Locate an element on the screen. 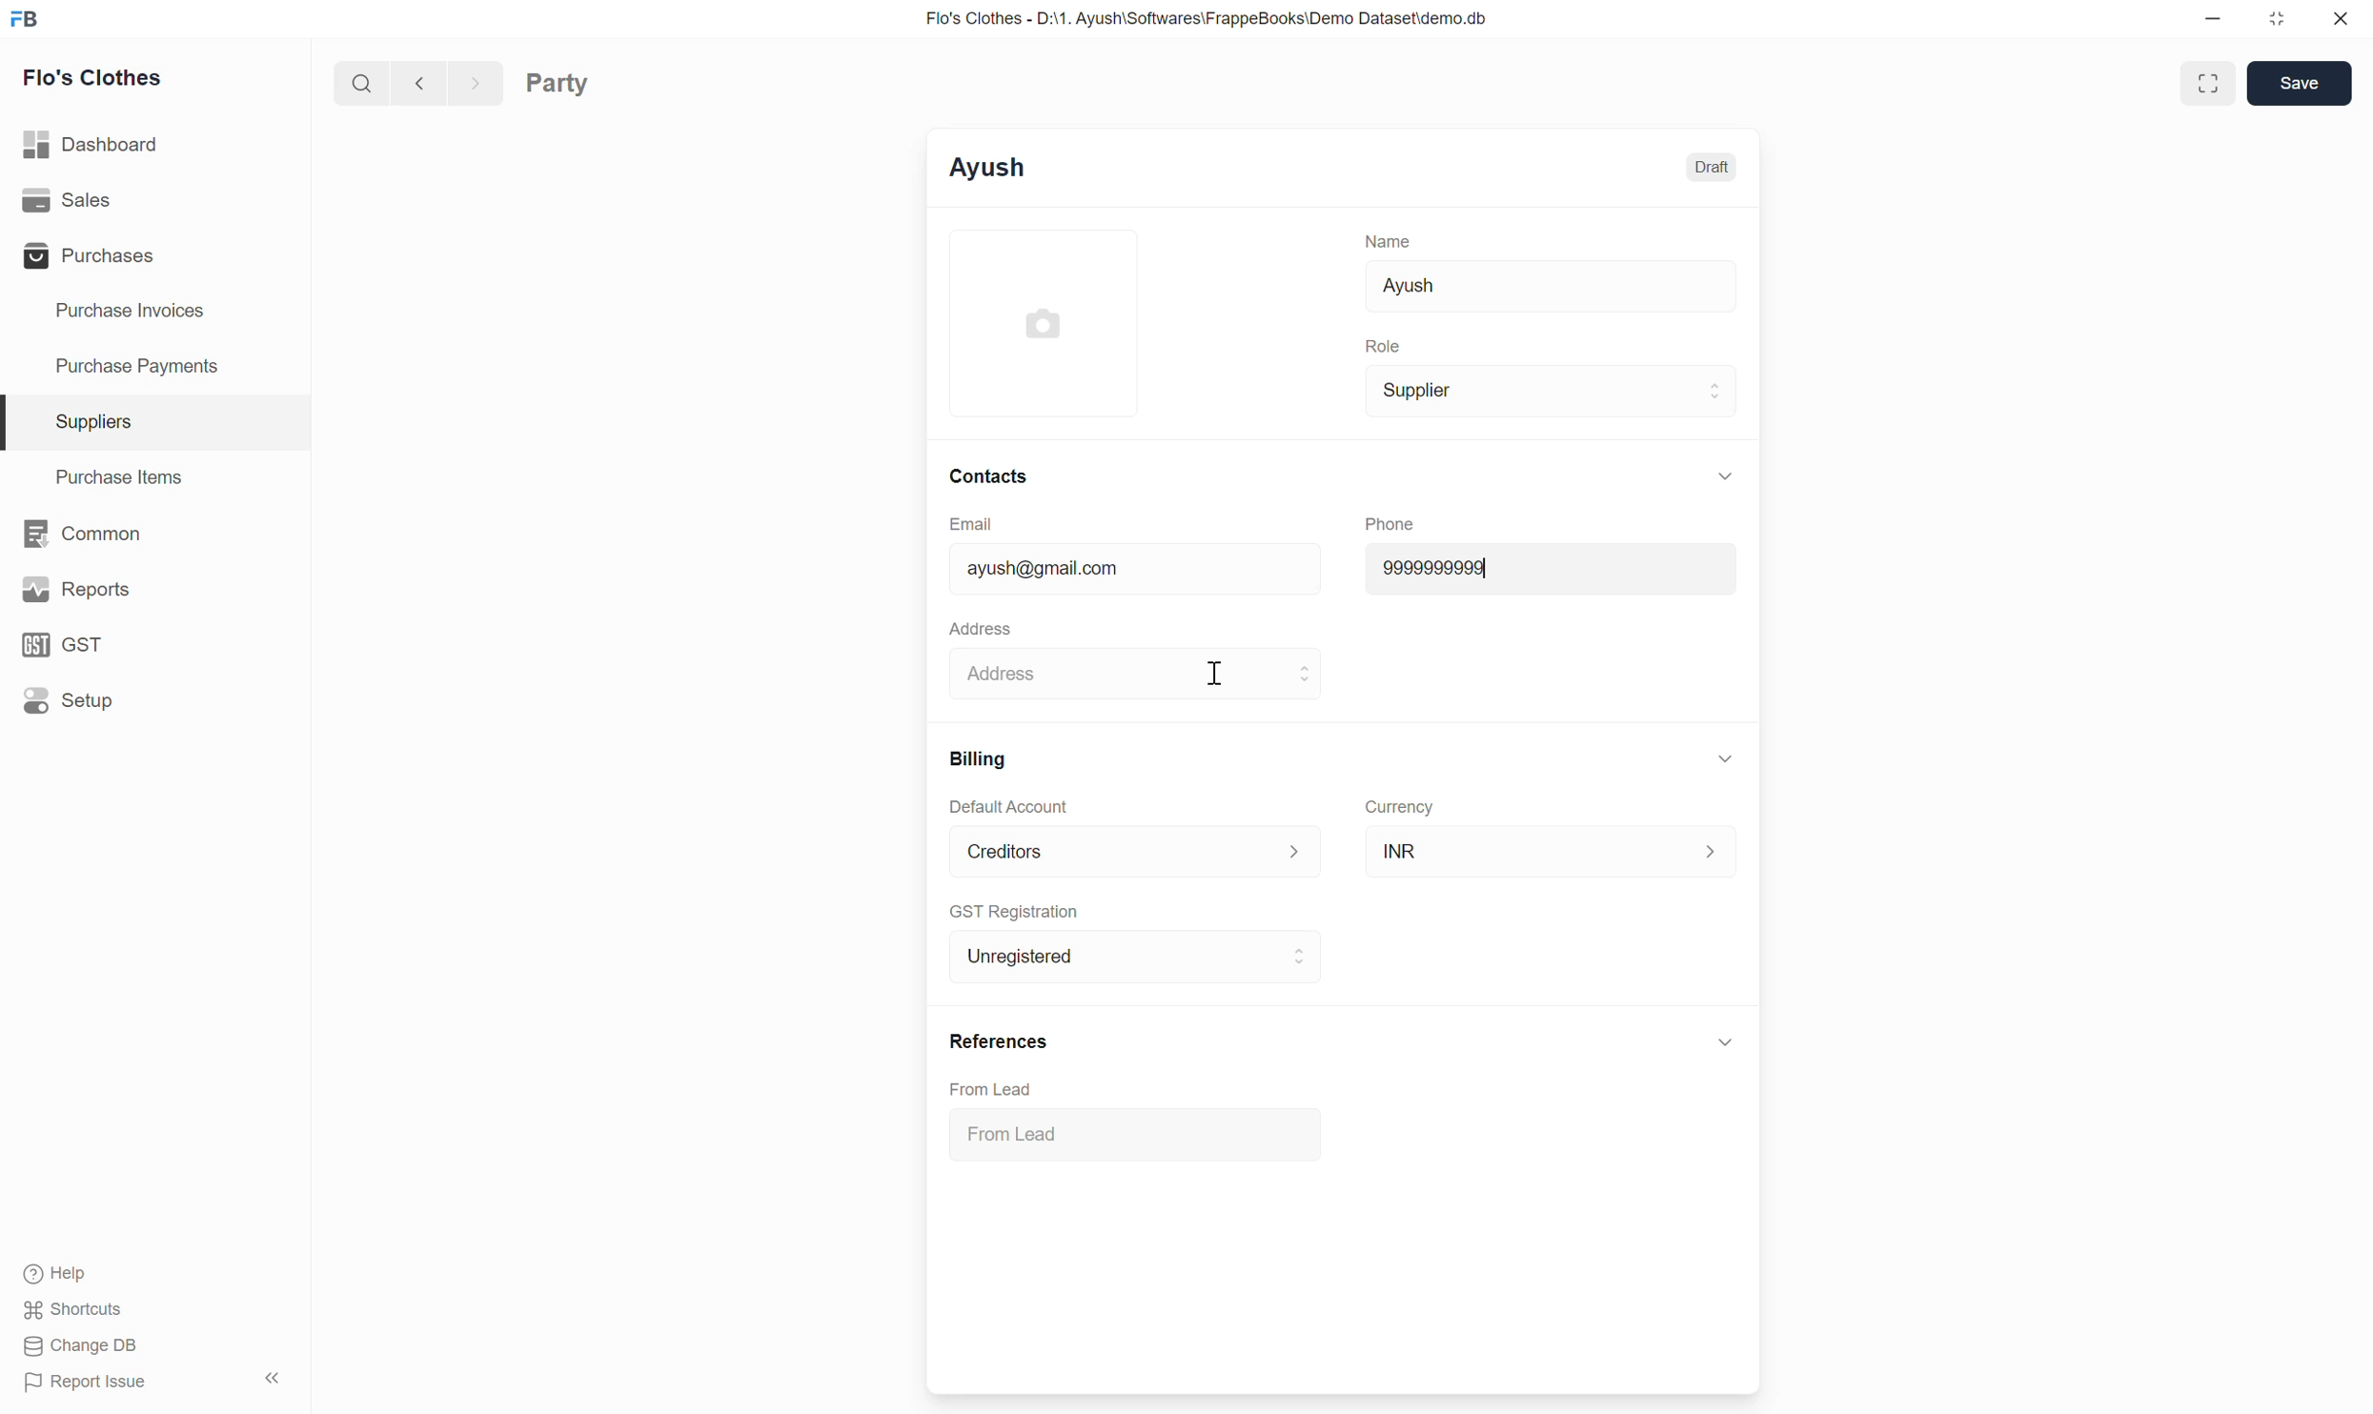 The image size is (2373, 1414). Reports is located at coordinates (154, 589).